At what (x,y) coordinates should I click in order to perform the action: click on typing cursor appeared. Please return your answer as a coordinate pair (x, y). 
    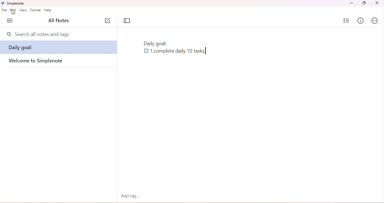
    Looking at the image, I should click on (206, 51).